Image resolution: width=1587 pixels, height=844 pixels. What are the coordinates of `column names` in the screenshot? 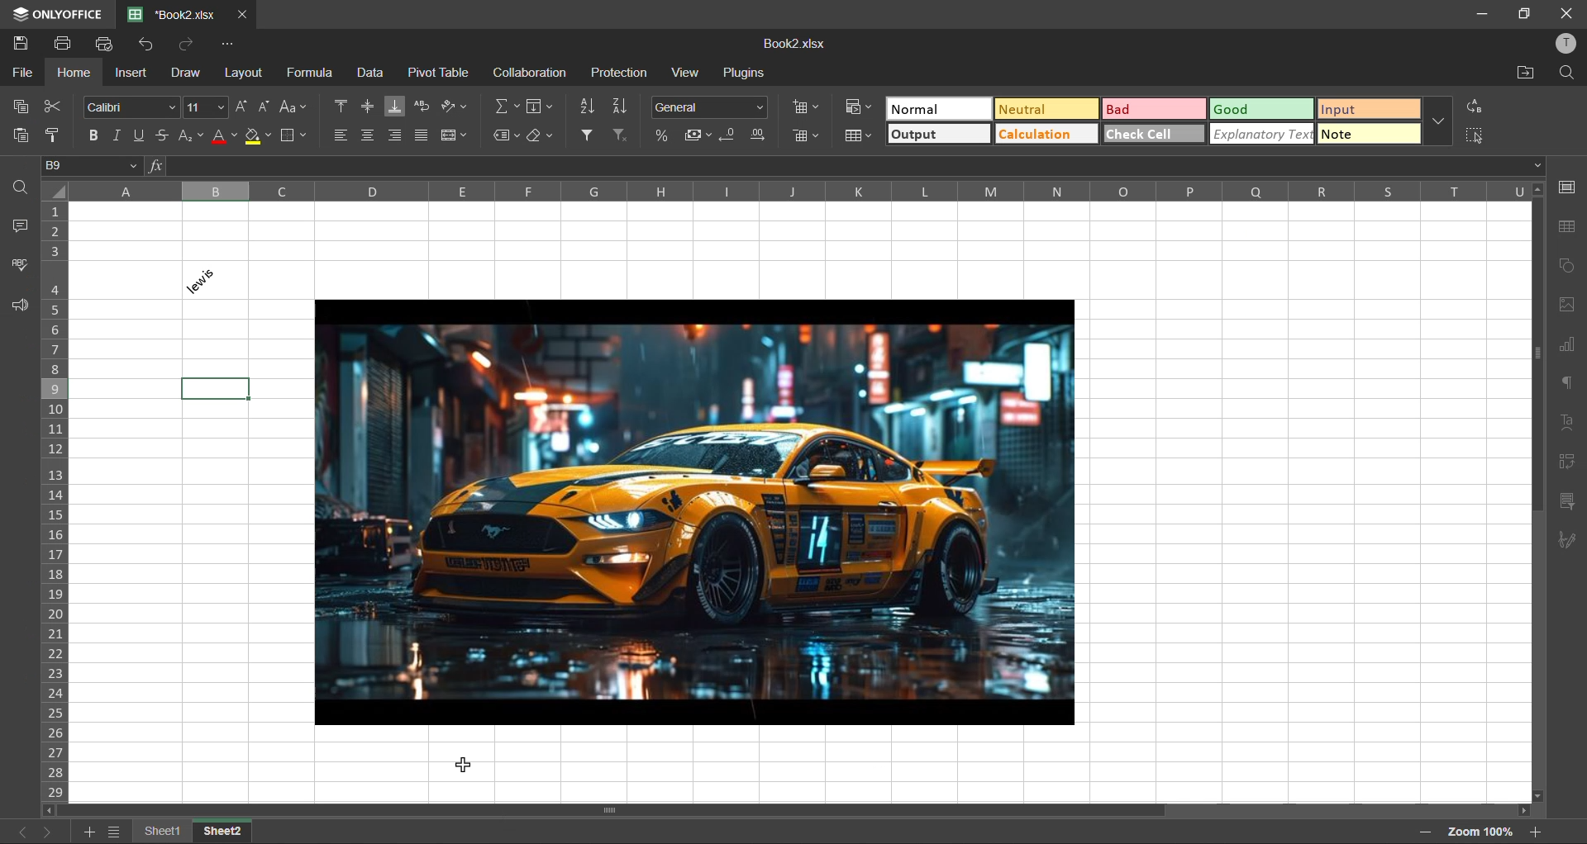 It's located at (798, 191).